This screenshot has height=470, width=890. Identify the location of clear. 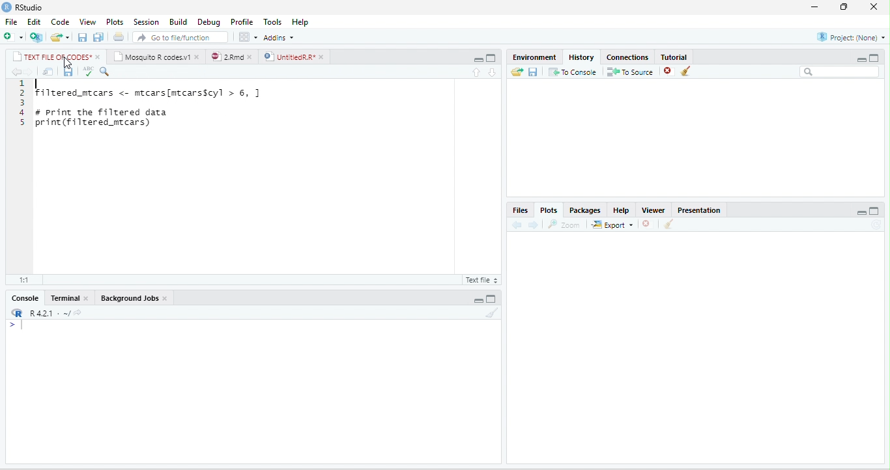
(686, 70).